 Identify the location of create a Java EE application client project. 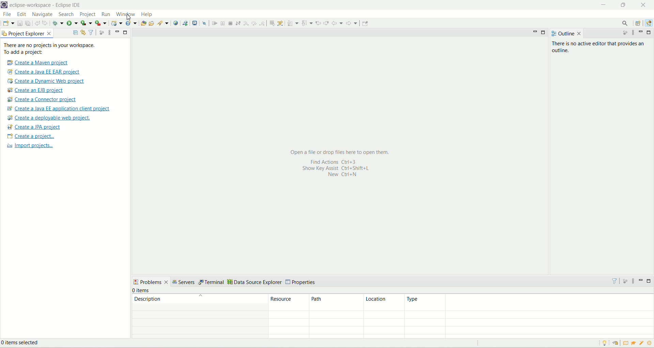
(58, 109).